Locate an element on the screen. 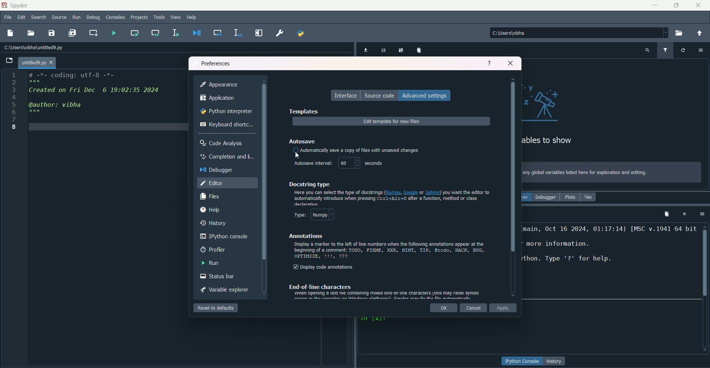  reset to default is located at coordinates (216, 307).